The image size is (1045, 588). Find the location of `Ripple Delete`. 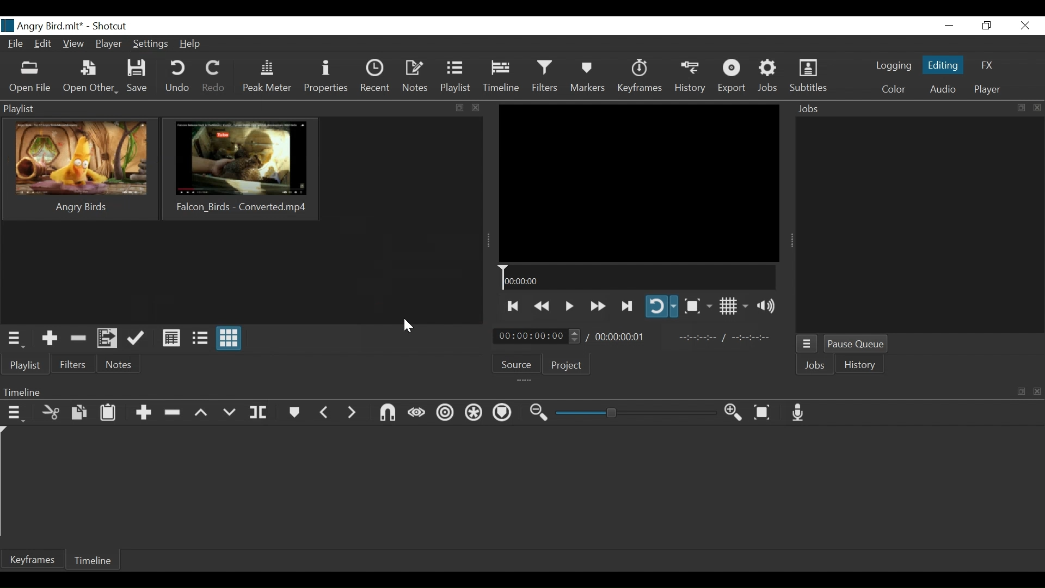

Ripple Delete is located at coordinates (173, 414).